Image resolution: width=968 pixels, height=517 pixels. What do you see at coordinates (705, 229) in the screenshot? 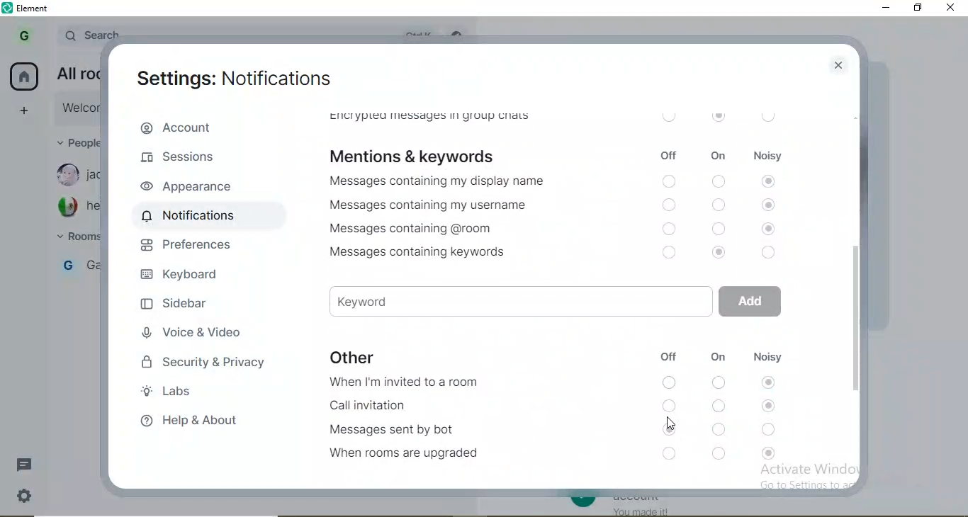
I see `switch off` at bounding box center [705, 229].